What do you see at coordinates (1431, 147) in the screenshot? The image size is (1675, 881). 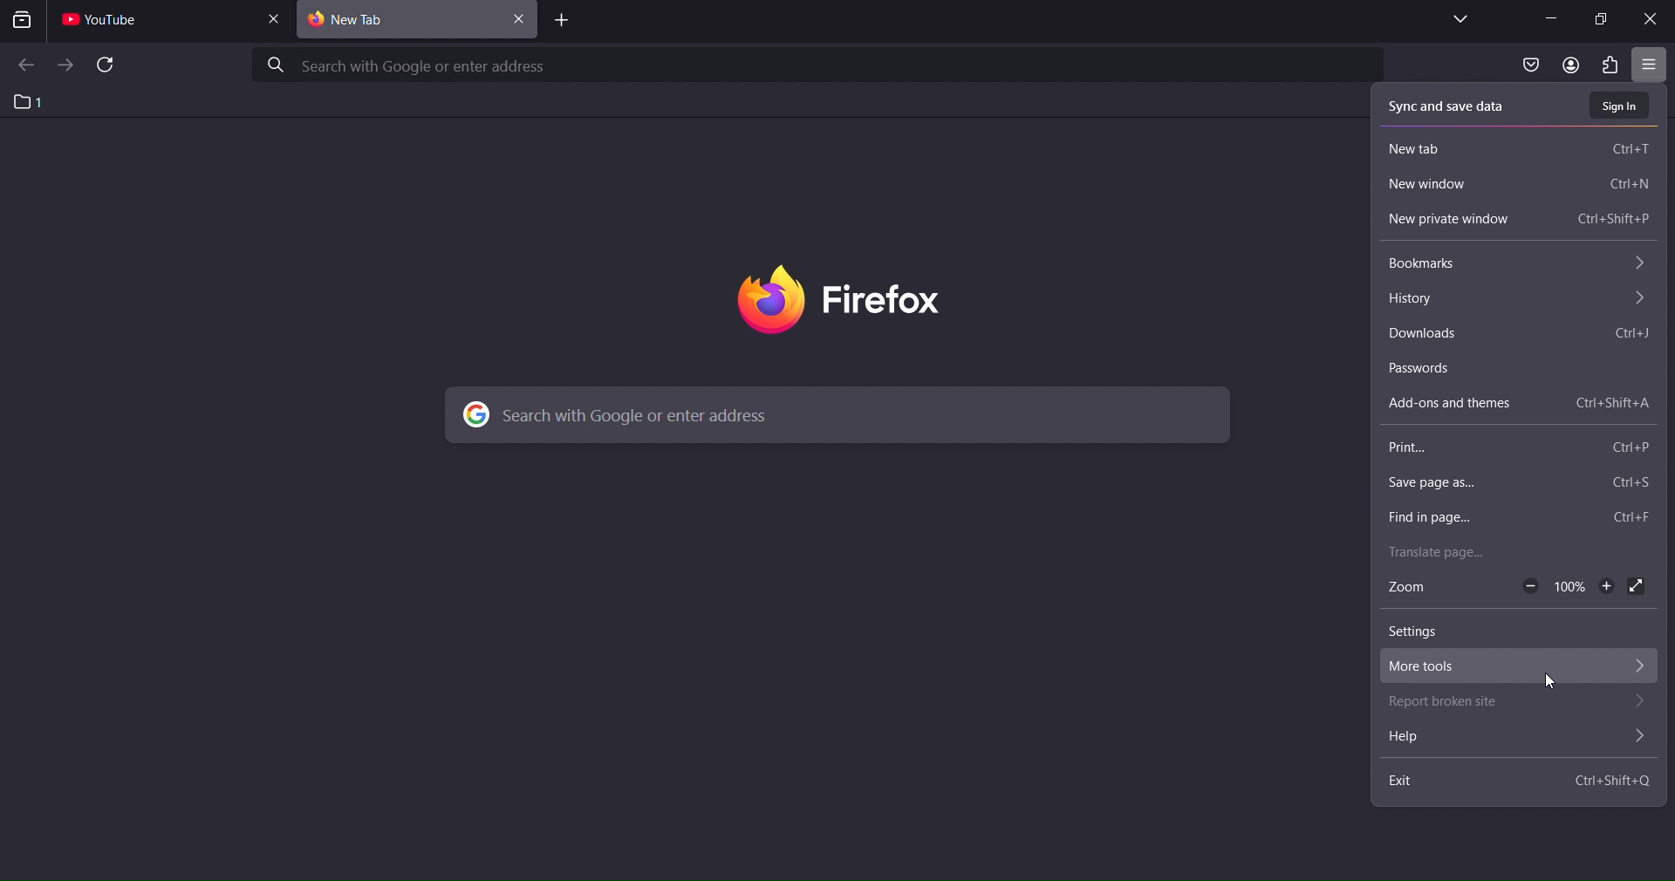 I see `new tab` at bounding box center [1431, 147].